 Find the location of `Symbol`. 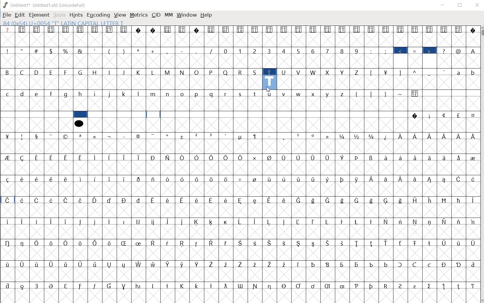

Symbol is located at coordinates (140, 157).